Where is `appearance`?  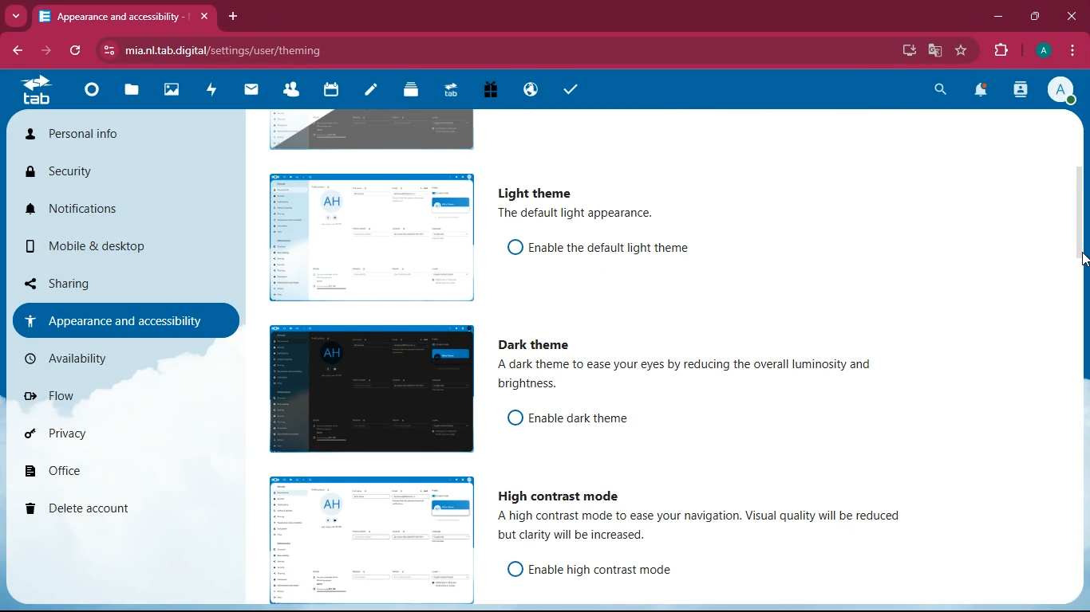 appearance is located at coordinates (117, 320).